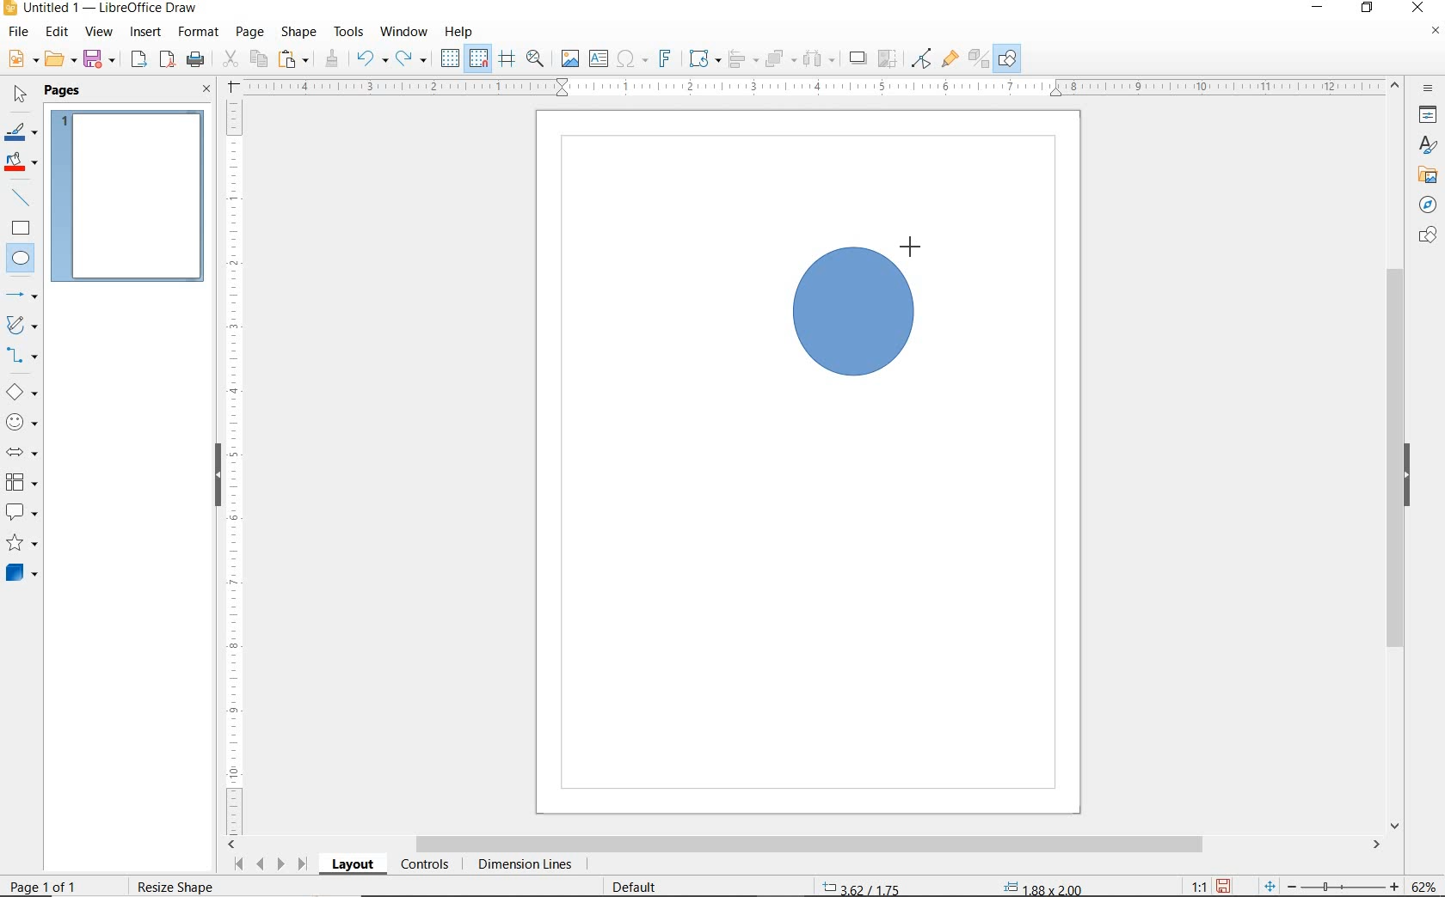 The width and height of the screenshot is (1445, 897). What do you see at coordinates (412, 59) in the screenshot?
I see `REDO` at bounding box center [412, 59].